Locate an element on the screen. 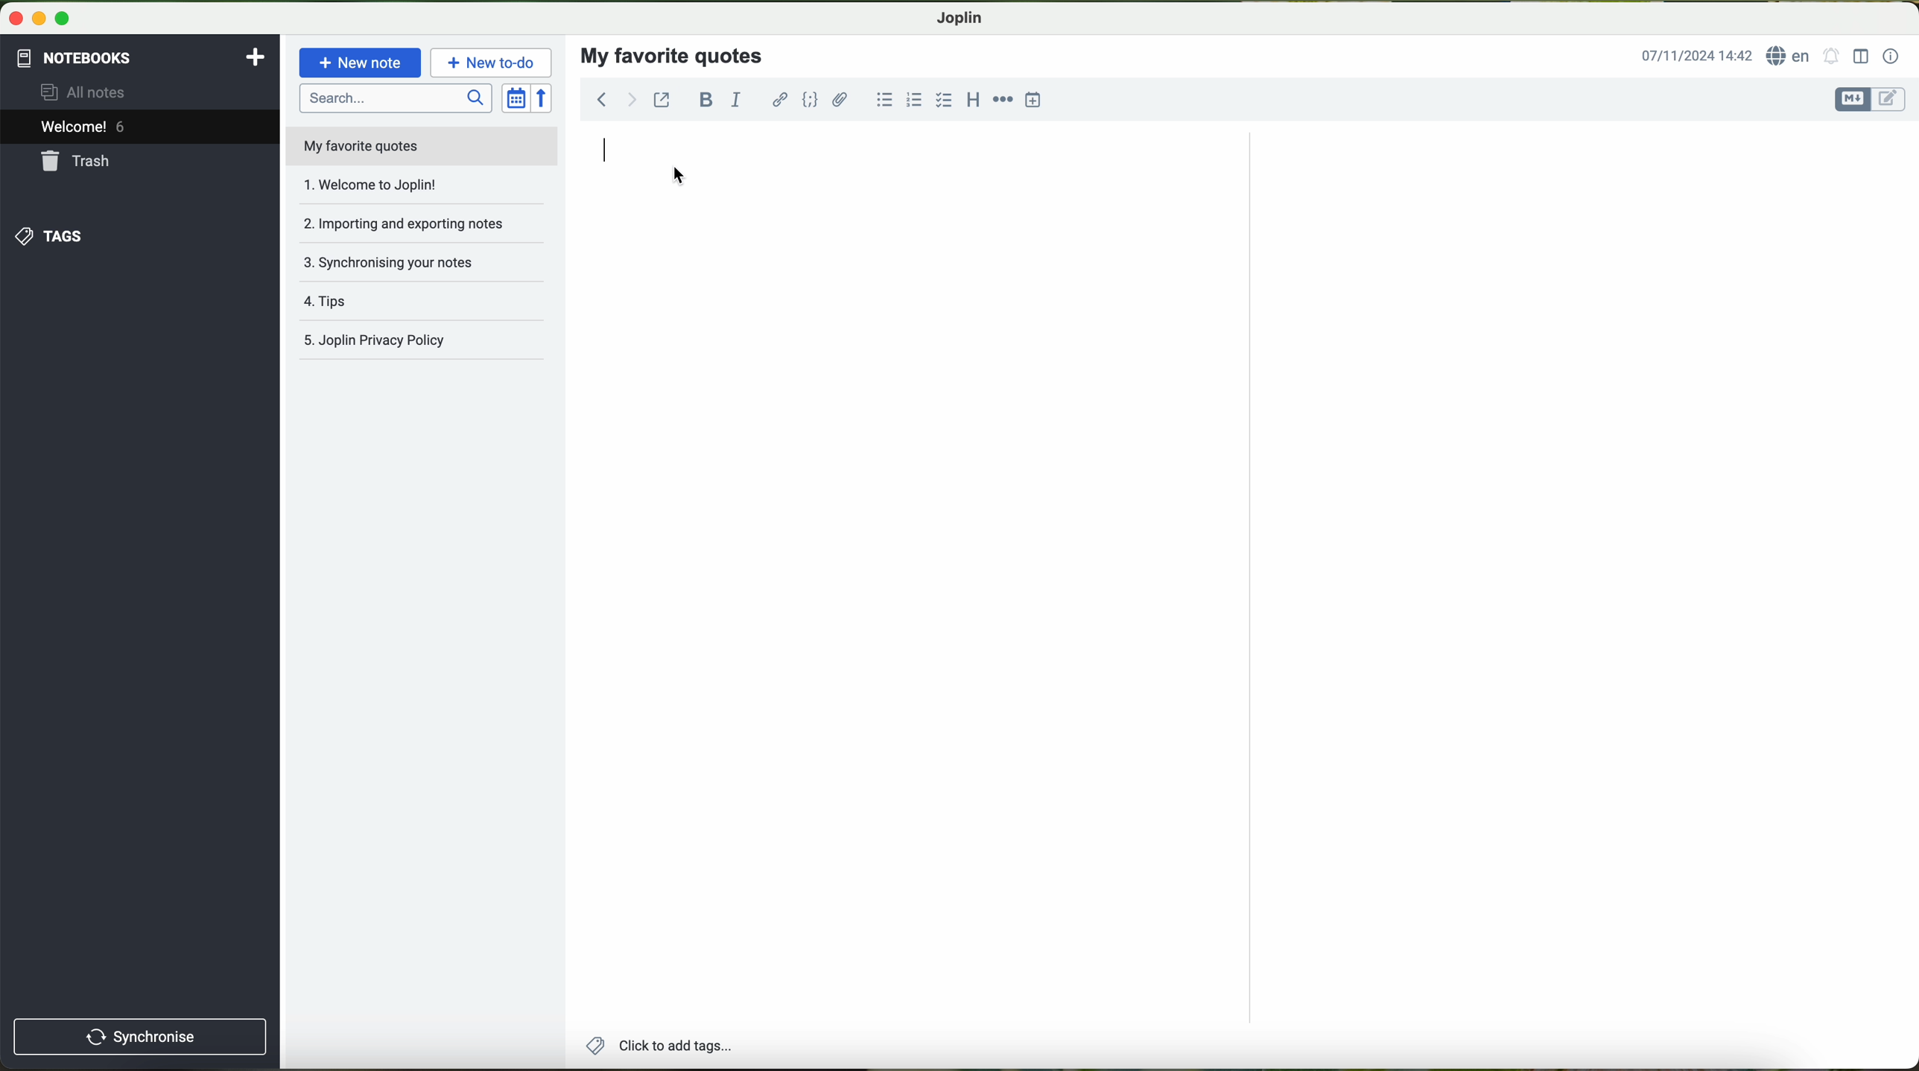 The image size is (1919, 1071). toggle editor layout is located at coordinates (1860, 57).